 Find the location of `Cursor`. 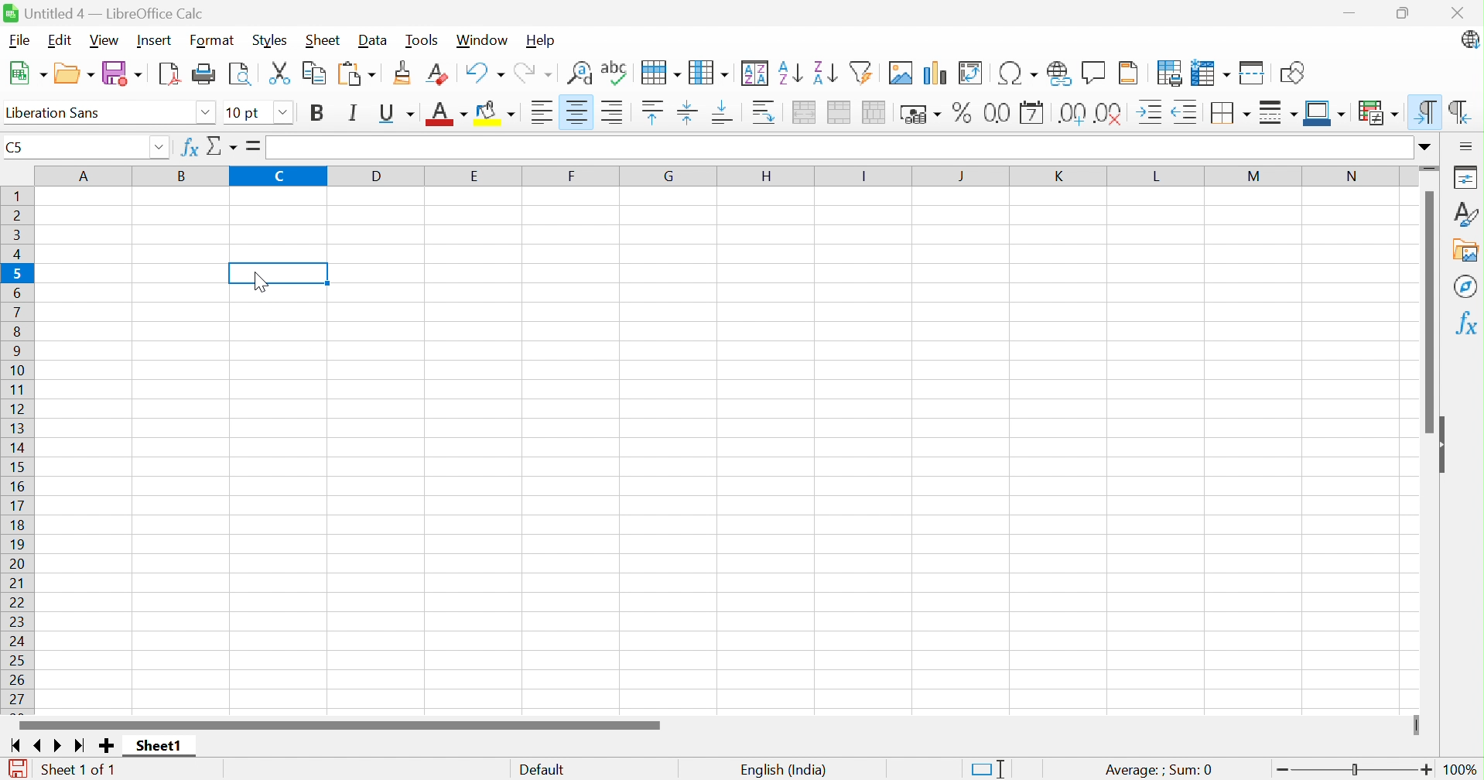

Cursor is located at coordinates (258, 281).